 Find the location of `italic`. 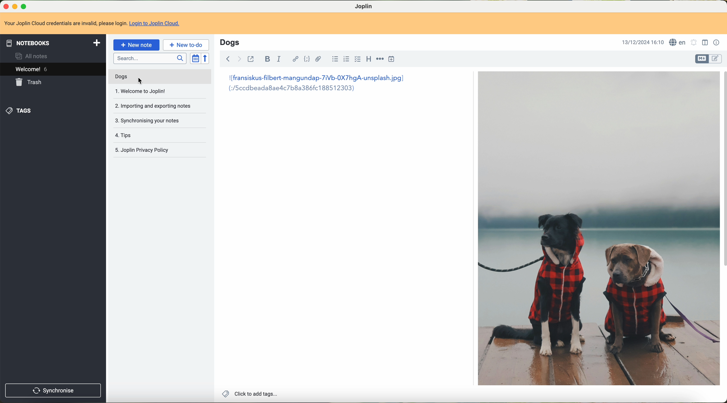

italic is located at coordinates (279, 60).